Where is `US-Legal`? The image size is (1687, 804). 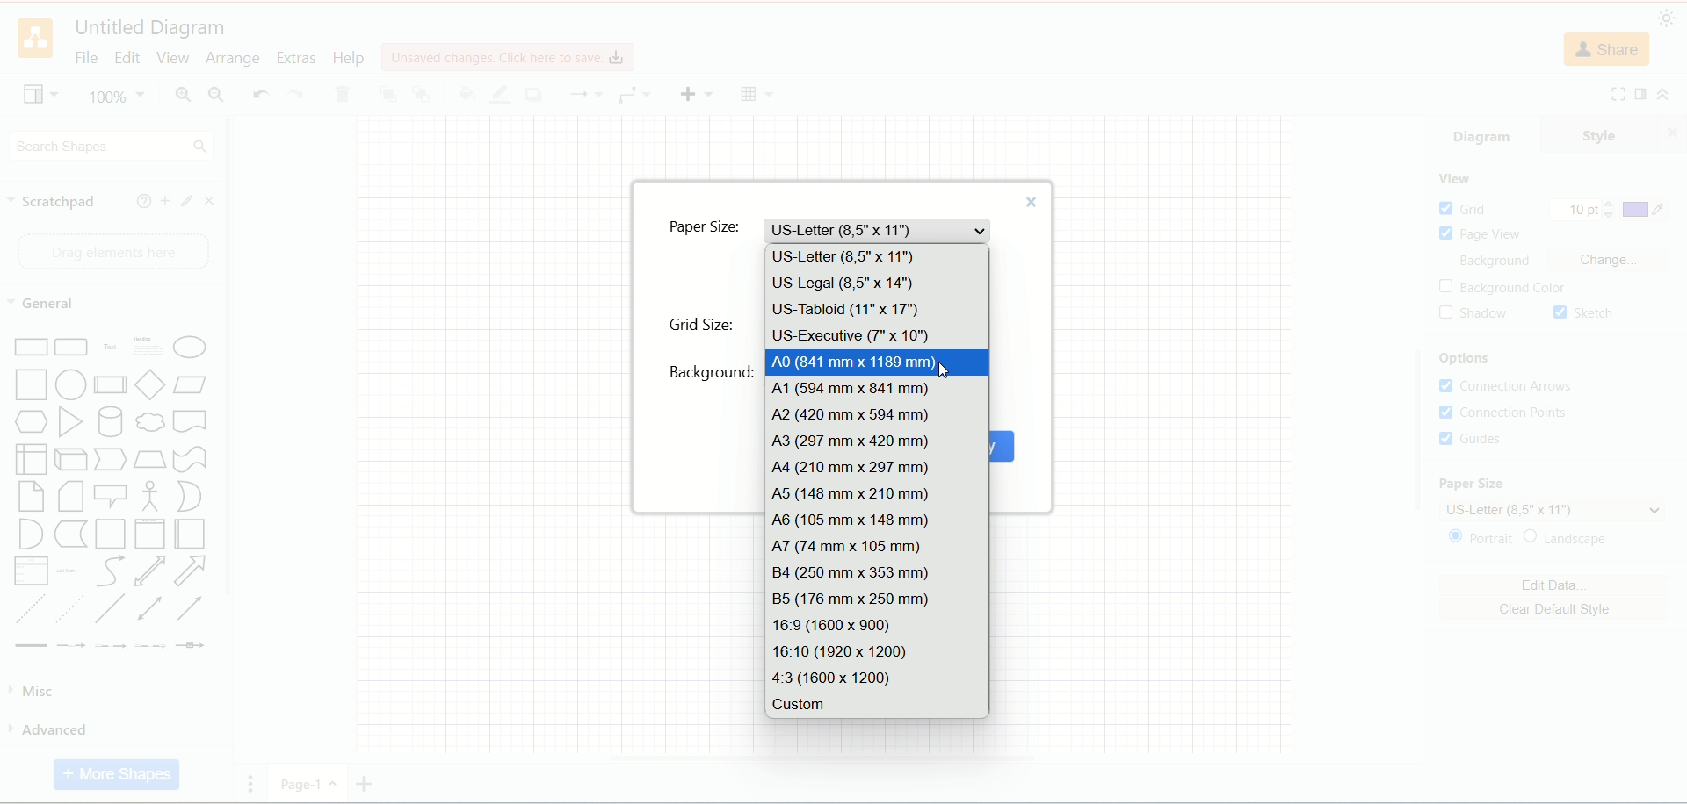
US-Legal is located at coordinates (879, 284).